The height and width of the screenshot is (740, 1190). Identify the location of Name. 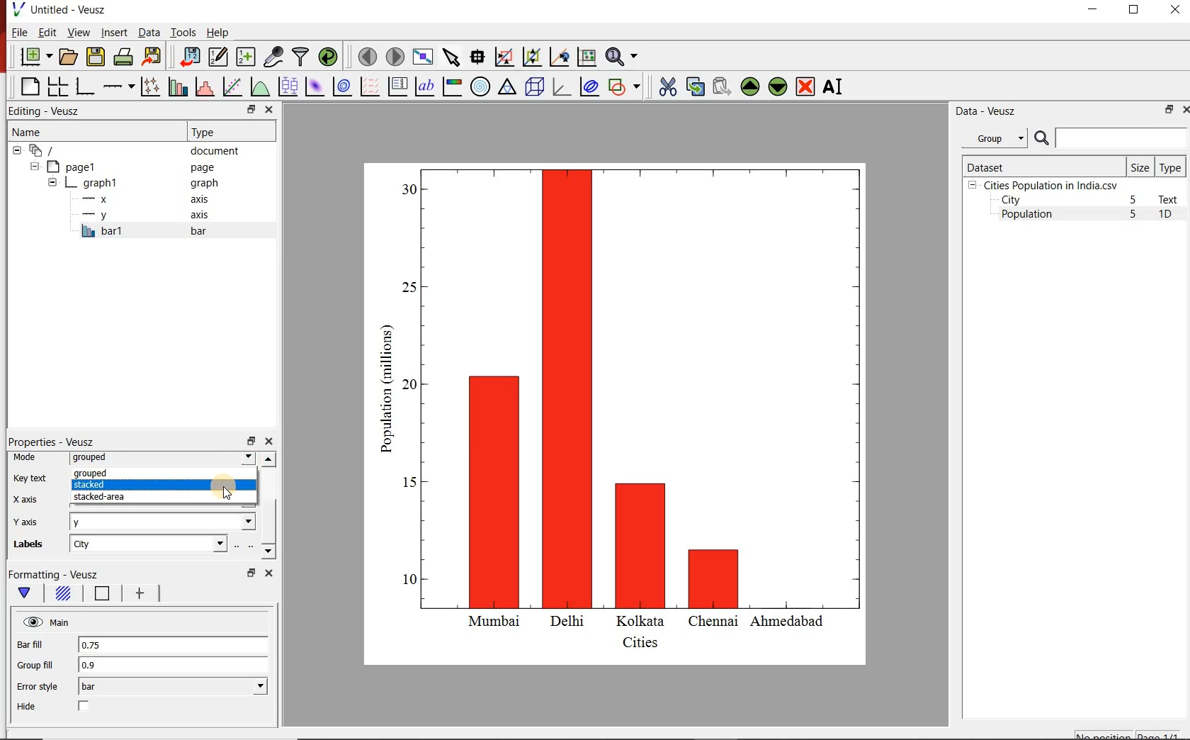
(80, 130).